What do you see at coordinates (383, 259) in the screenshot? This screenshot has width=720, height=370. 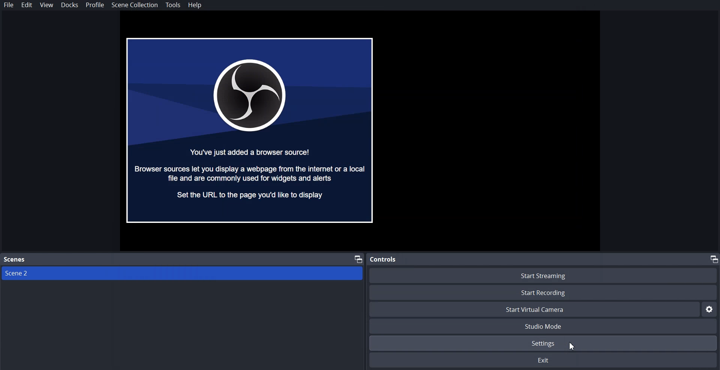 I see `Text` at bounding box center [383, 259].